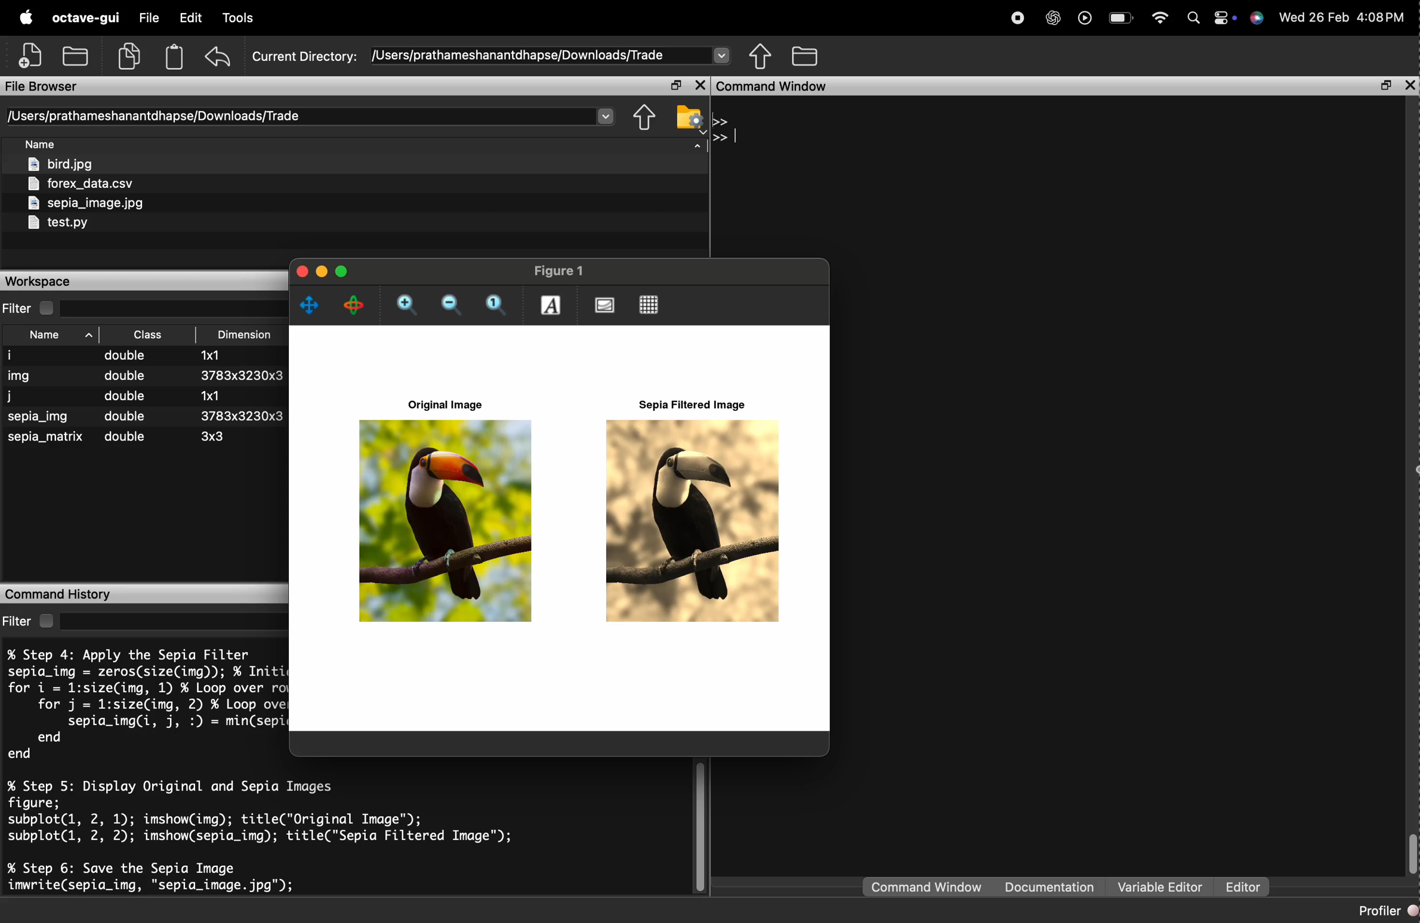 The width and height of the screenshot is (1420, 923). I want to click on Command History, so click(59, 594).